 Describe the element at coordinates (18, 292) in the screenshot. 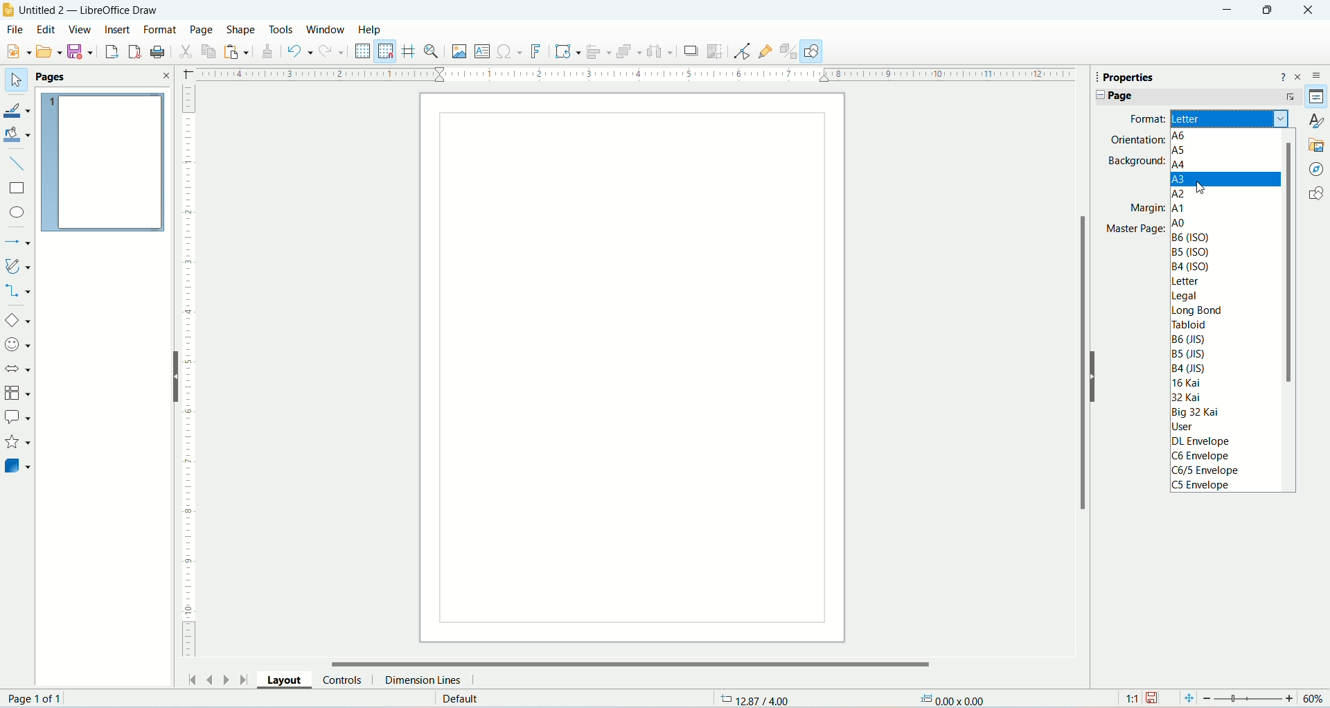

I see `connectors` at that location.